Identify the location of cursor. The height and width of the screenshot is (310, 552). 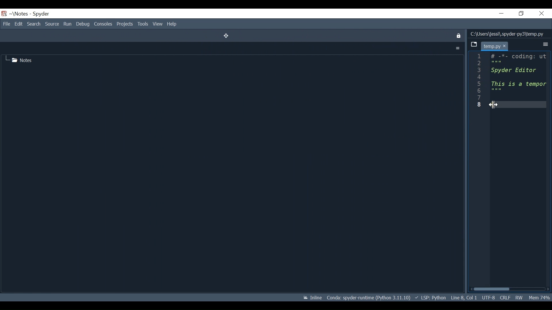
(505, 46).